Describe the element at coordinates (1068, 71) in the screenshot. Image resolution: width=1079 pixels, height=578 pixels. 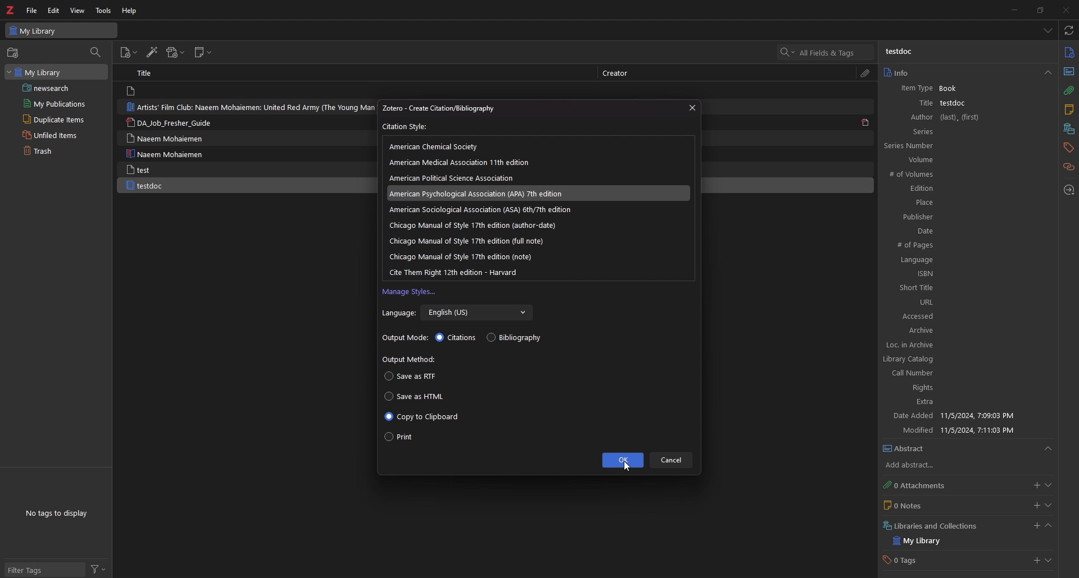
I see `abstract` at that location.